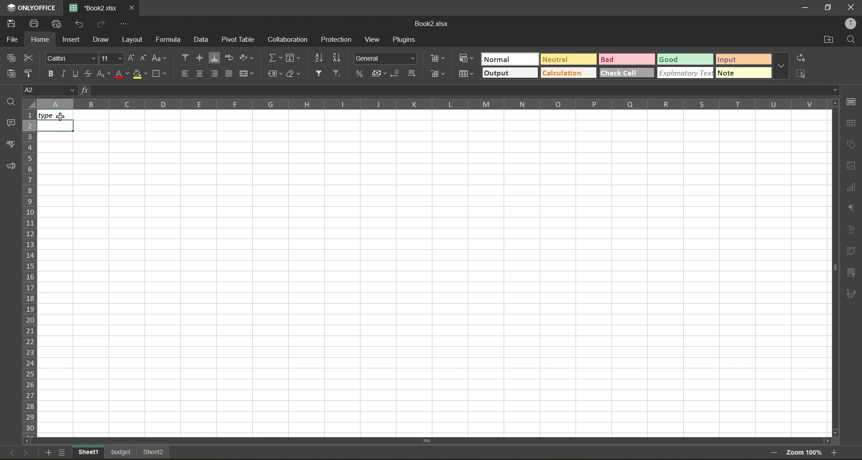 The height and width of the screenshot is (460, 862). I want to click on copy, so click(16, 58).